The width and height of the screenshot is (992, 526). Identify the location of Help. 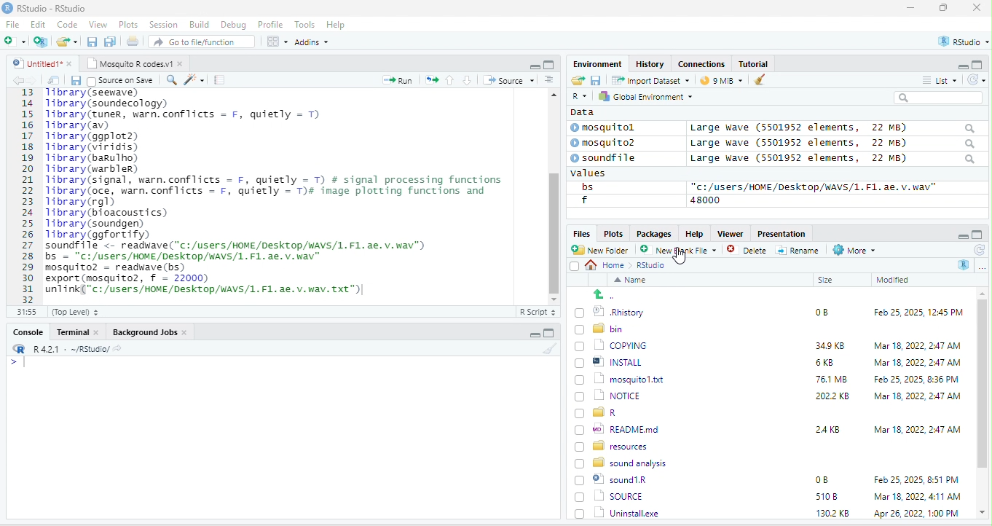
(336, 25).